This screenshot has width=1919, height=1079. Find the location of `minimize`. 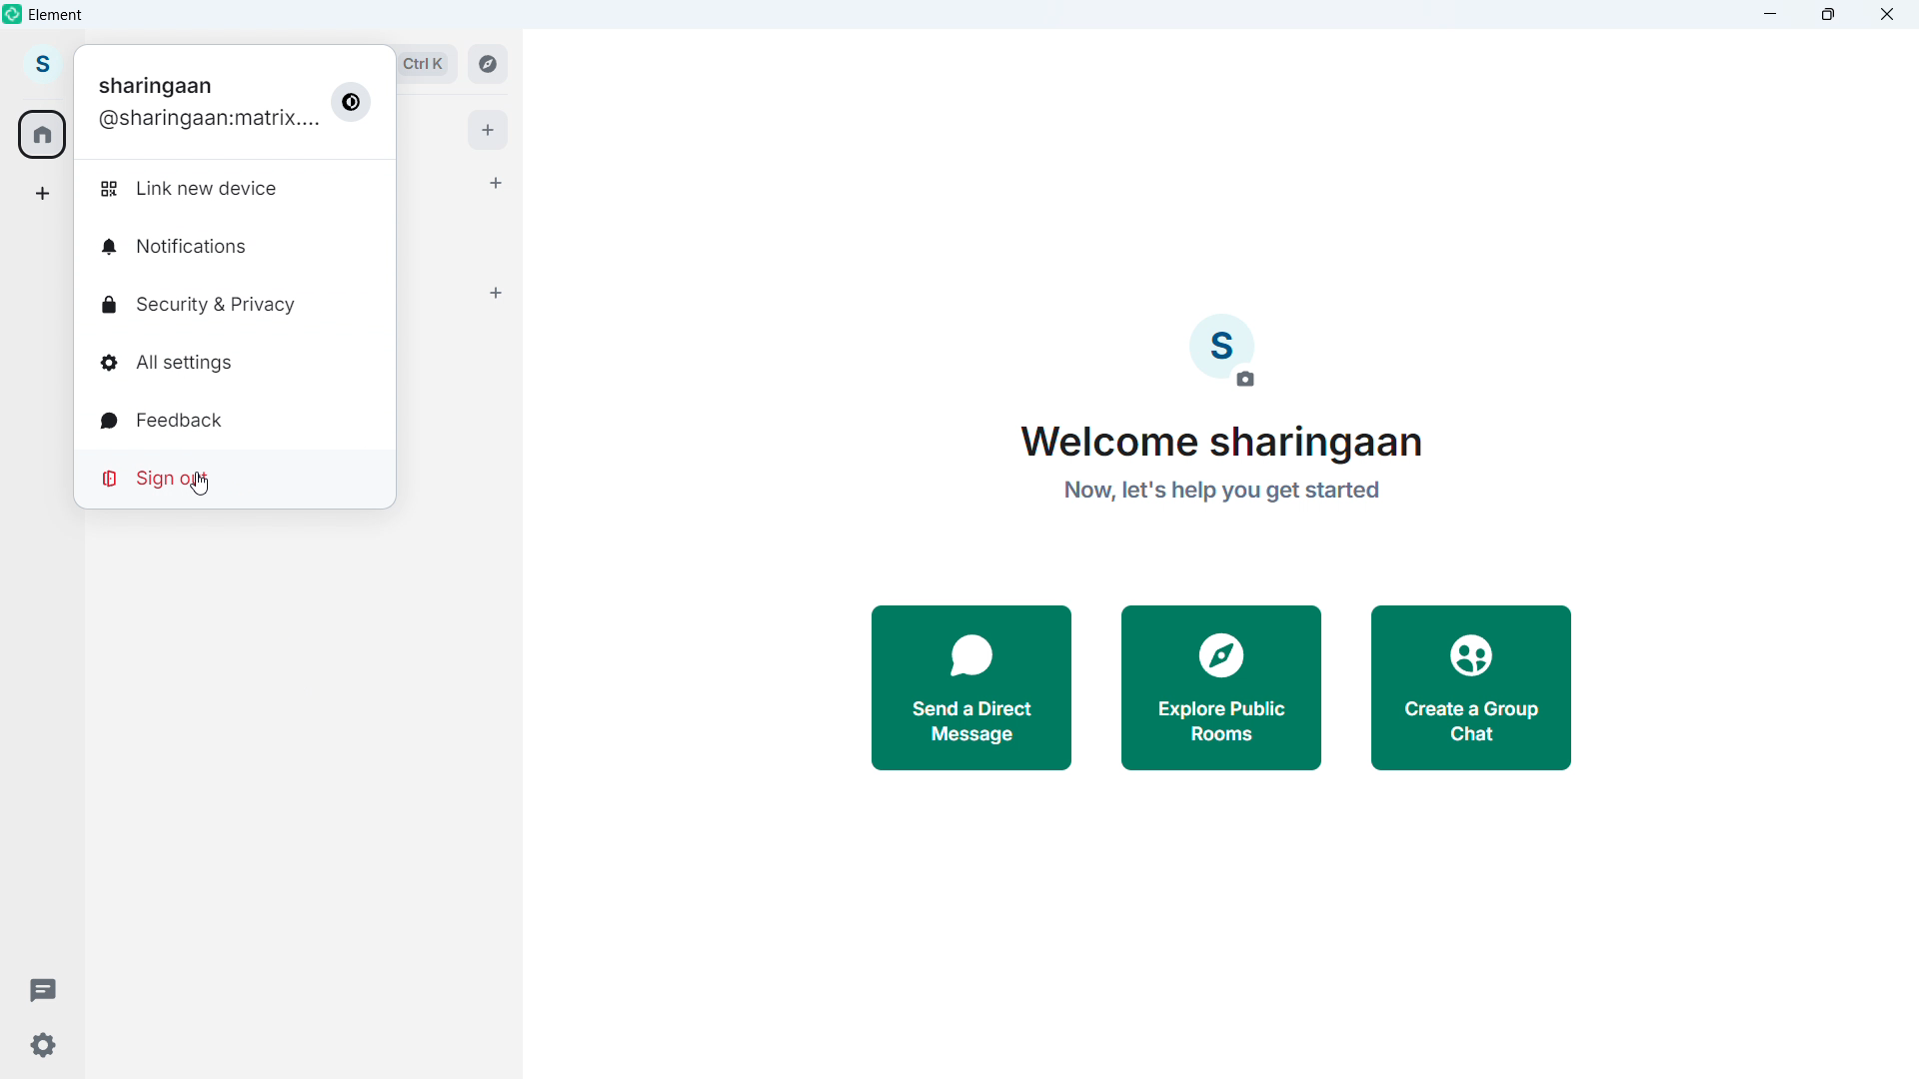

minimize is located at coordinates (1771, 14).